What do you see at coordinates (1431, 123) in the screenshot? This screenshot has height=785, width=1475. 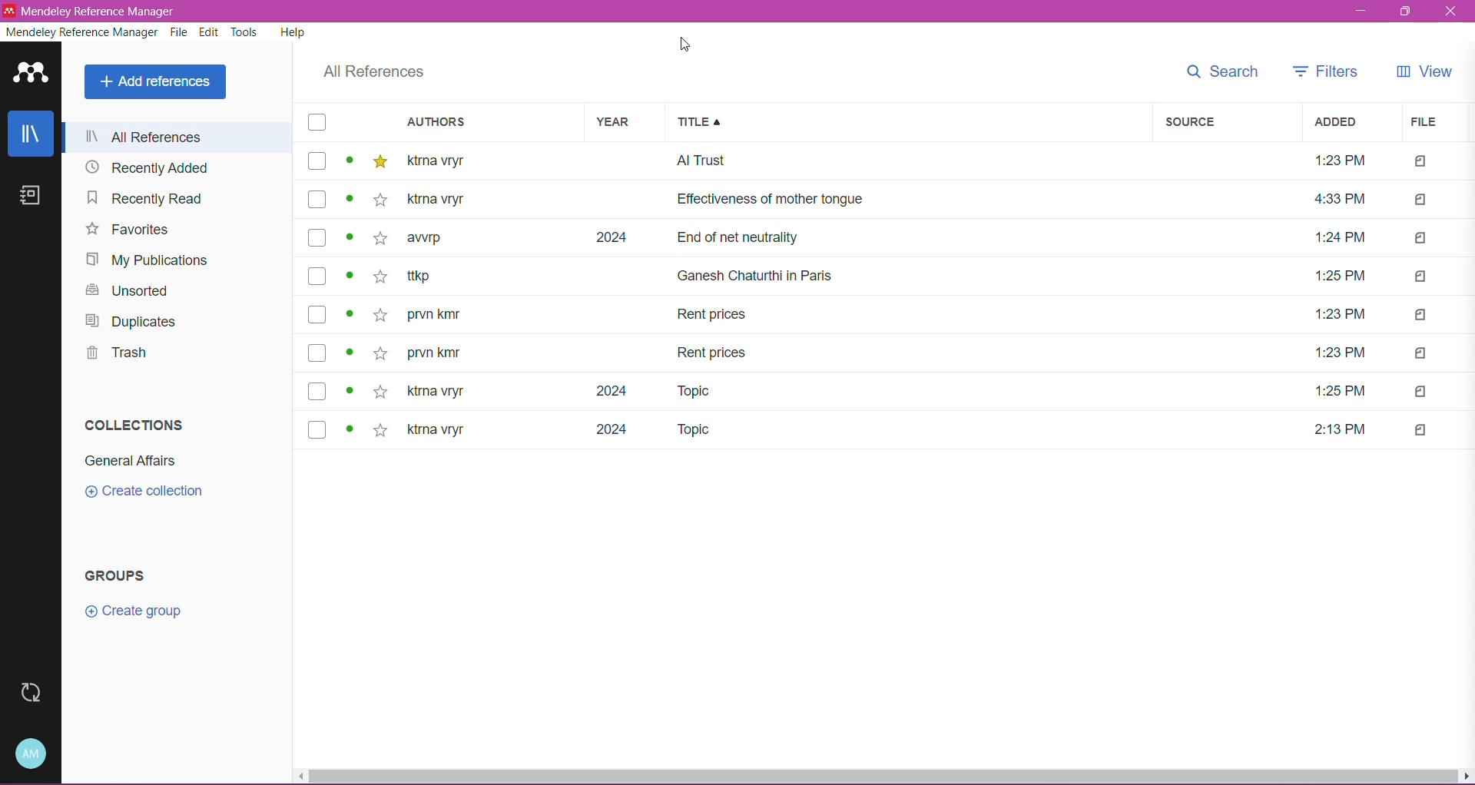 I see `File` at bounding box center [1431, 123].